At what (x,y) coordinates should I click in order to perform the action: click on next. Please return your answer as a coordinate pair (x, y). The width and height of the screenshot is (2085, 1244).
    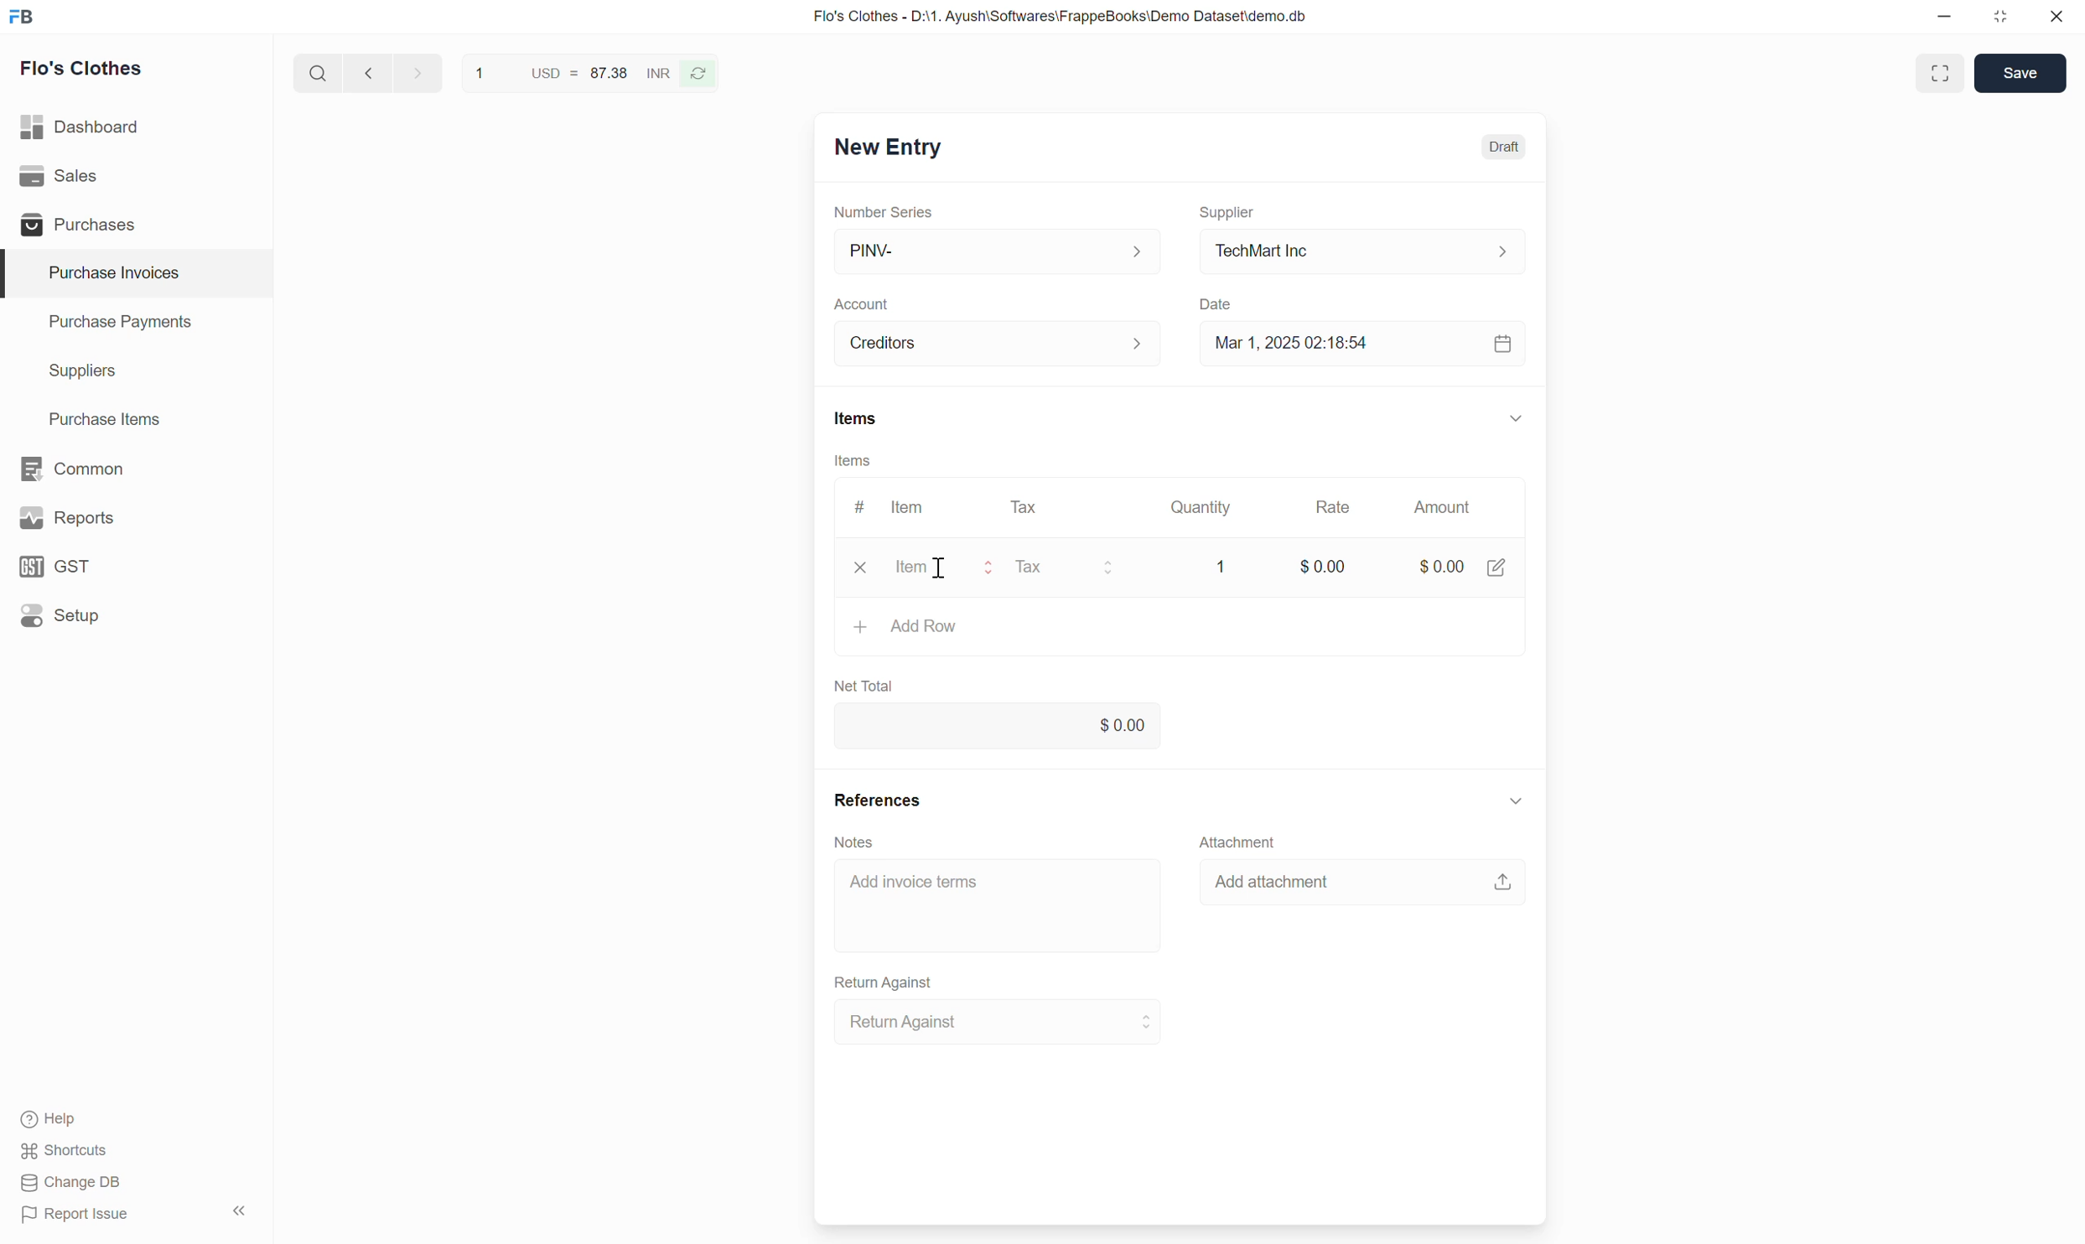
    Looking at the image, I should click on (420, 72).